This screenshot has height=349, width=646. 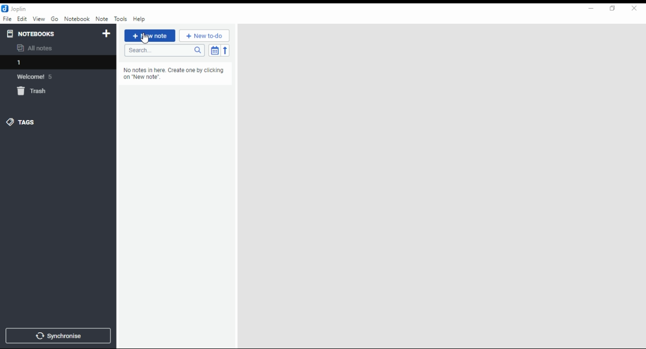 What do you see at coordinates (34, 47) in the screenshot?
I see `all notes` at bounding box center [34, 47].